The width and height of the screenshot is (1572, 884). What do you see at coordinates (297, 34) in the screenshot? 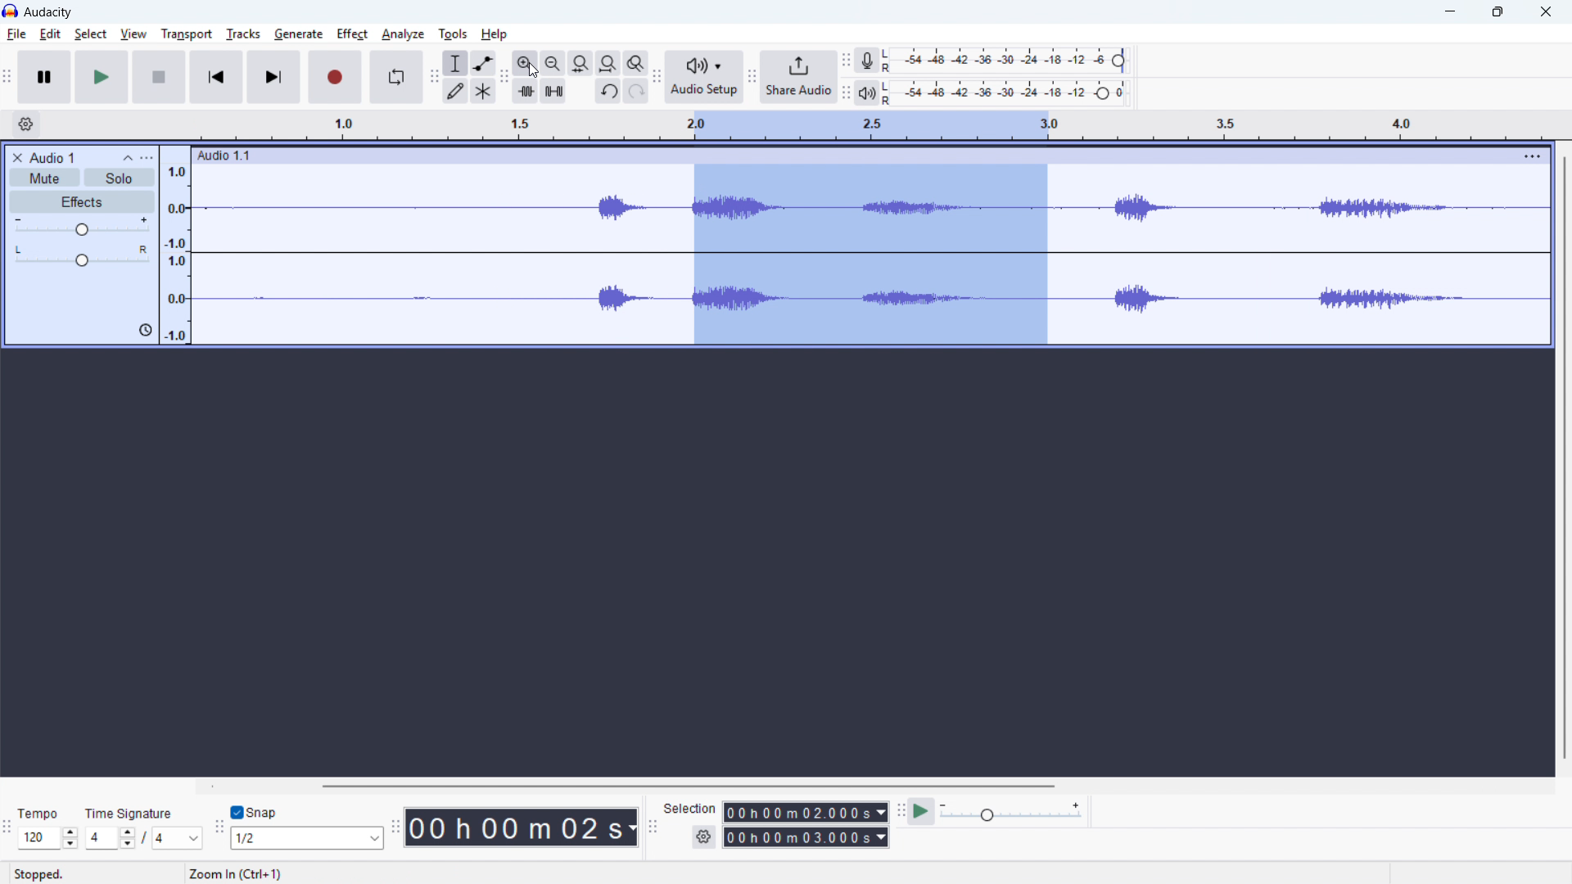
I see `Generate` at bounding box center [297, 34].